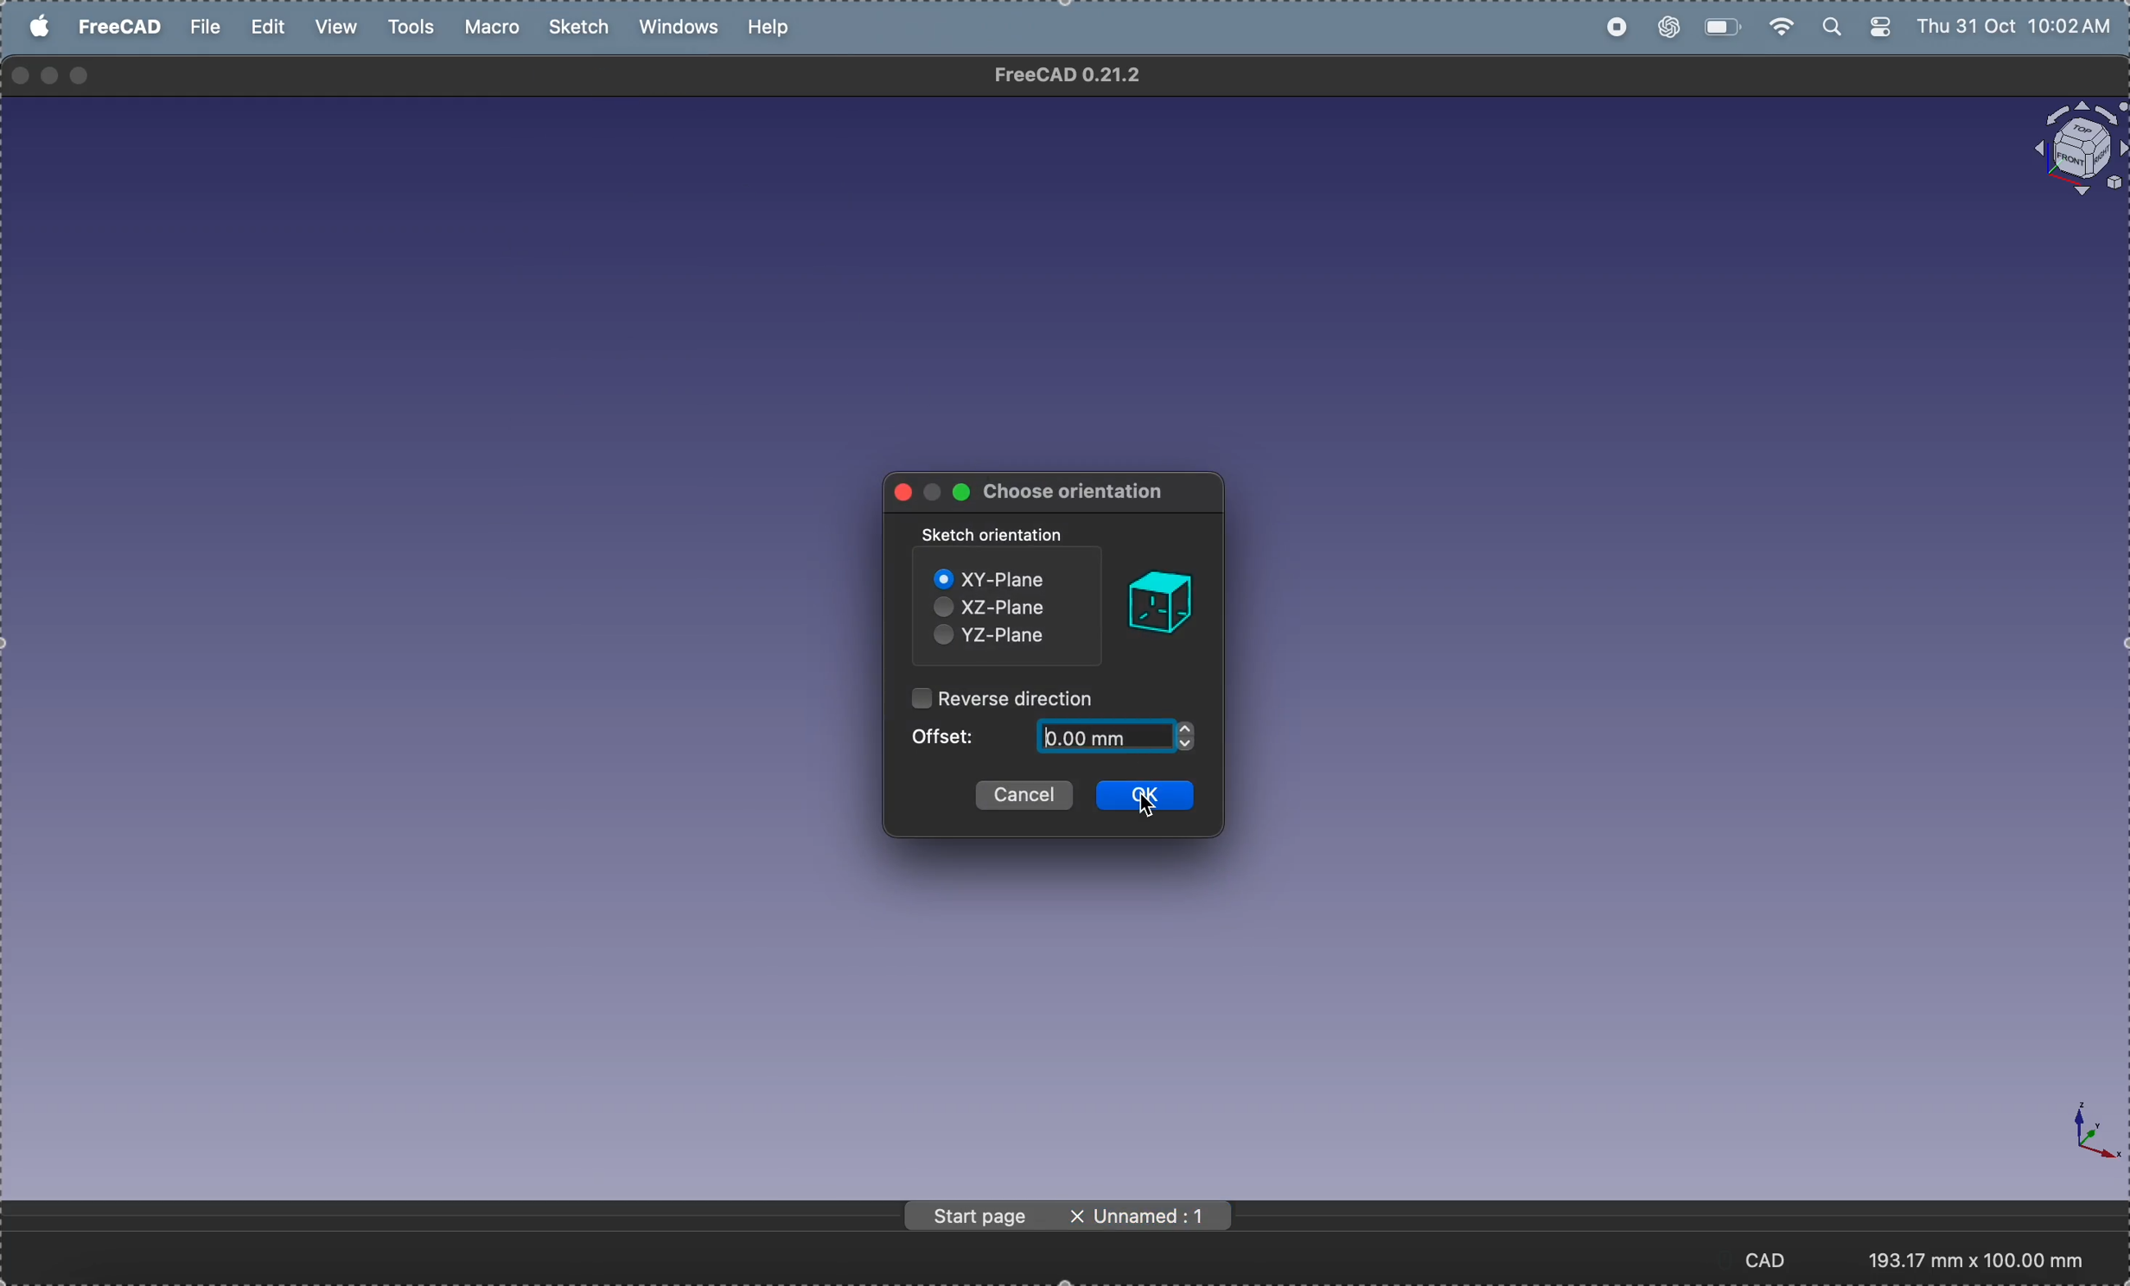  I want to click on close, so click(904, 492).